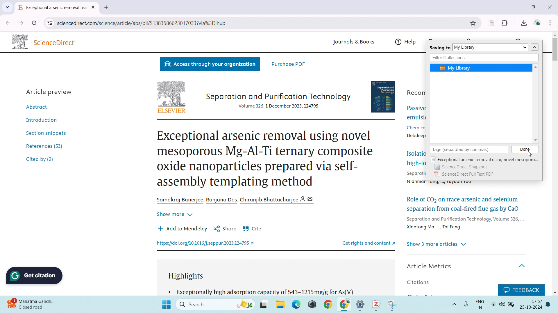 The image size is (558, 313). Describe the element at coordinates (34, 23) in the screenshot. I see `relload this page` at that location.